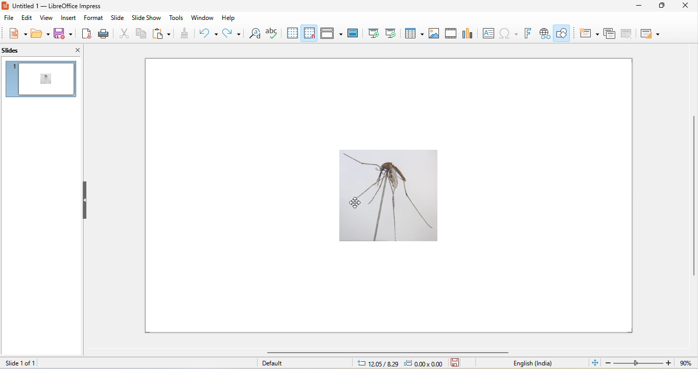  Describe the element at coordinates (389, 196) in the screenshot. I see `image` at that location.